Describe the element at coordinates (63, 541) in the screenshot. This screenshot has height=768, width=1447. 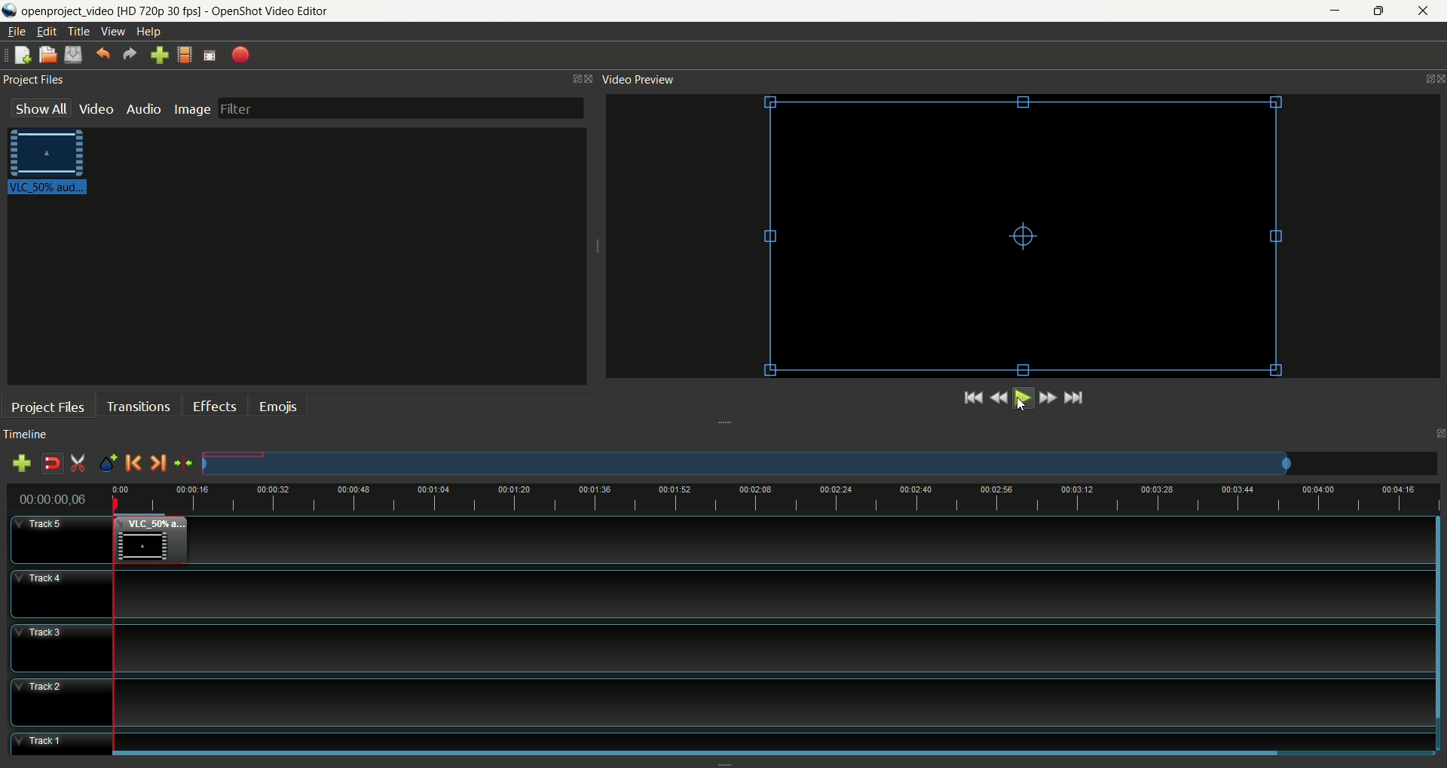
I see `track5` at that location.